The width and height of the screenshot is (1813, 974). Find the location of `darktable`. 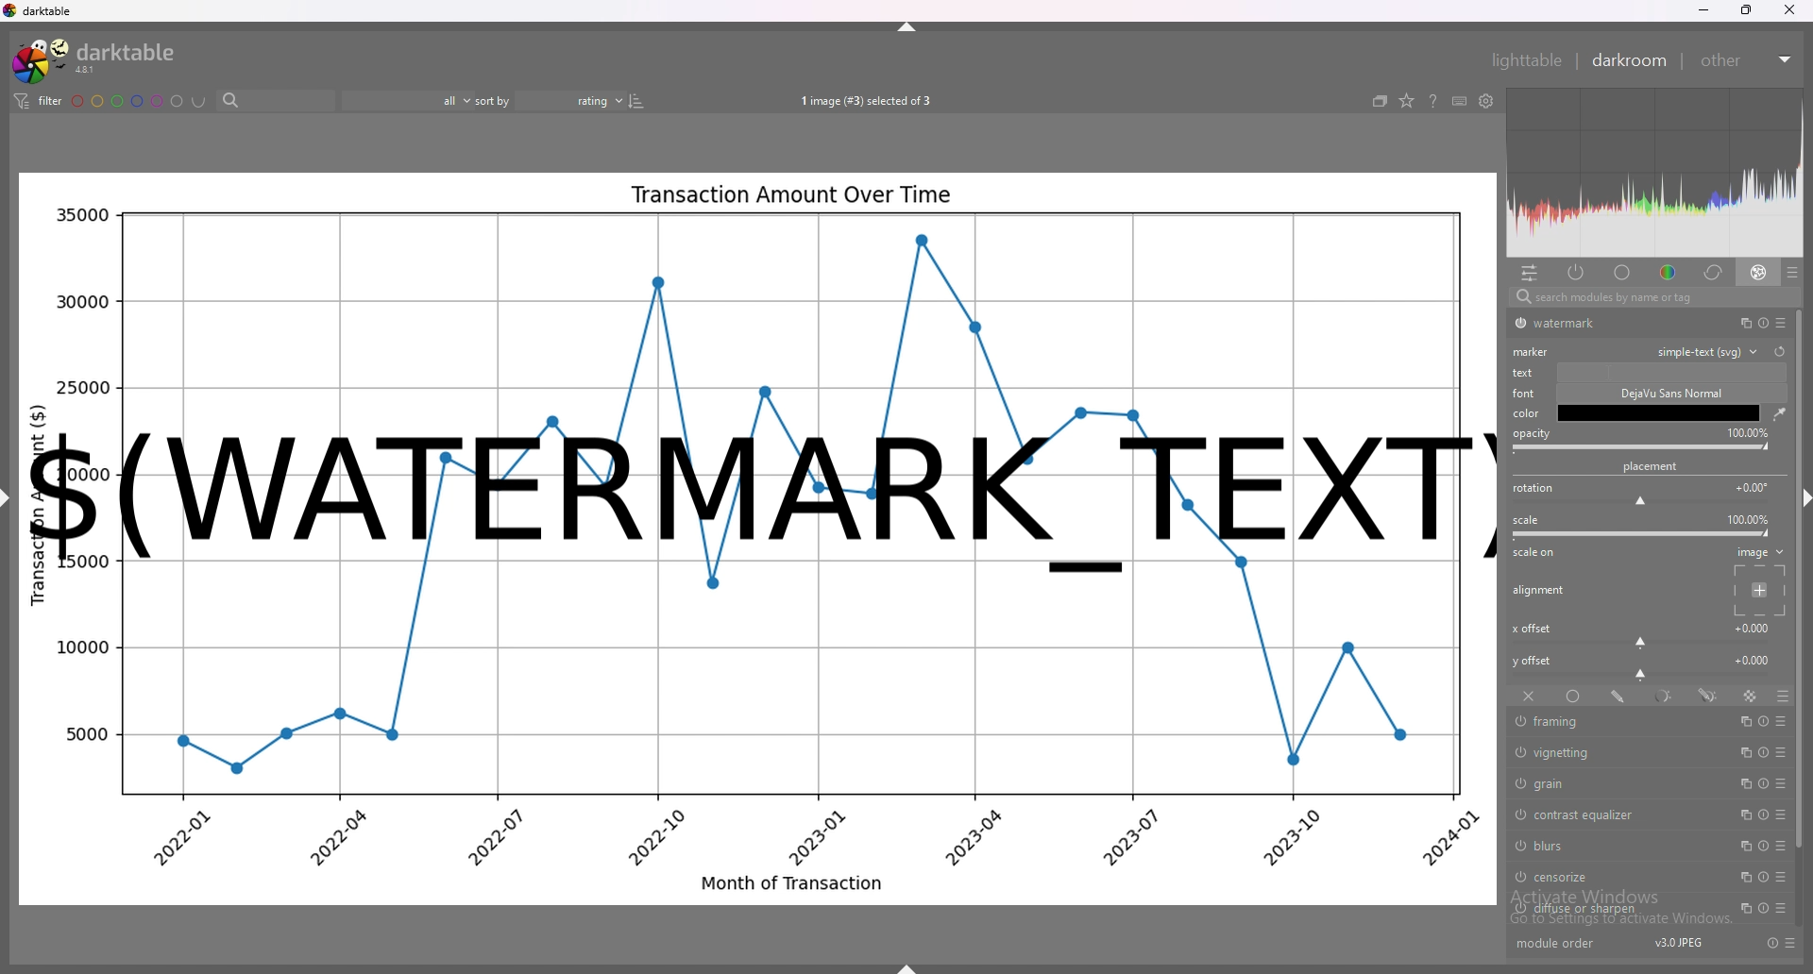

darktable is located at coordinates (94, 59).